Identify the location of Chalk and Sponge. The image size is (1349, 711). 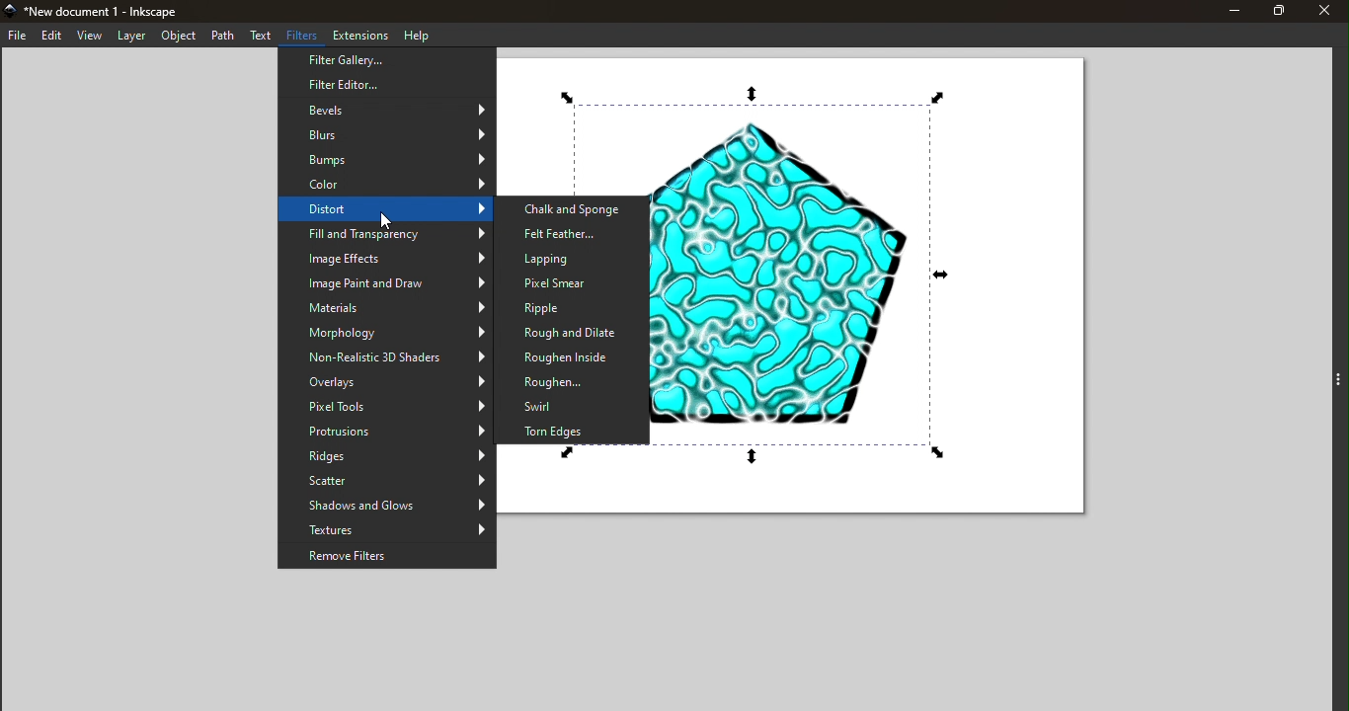
(574, 208).